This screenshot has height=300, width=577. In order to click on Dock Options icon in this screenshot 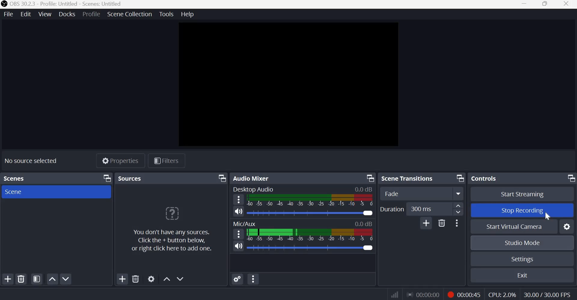, I will do `click(369, 178)`.